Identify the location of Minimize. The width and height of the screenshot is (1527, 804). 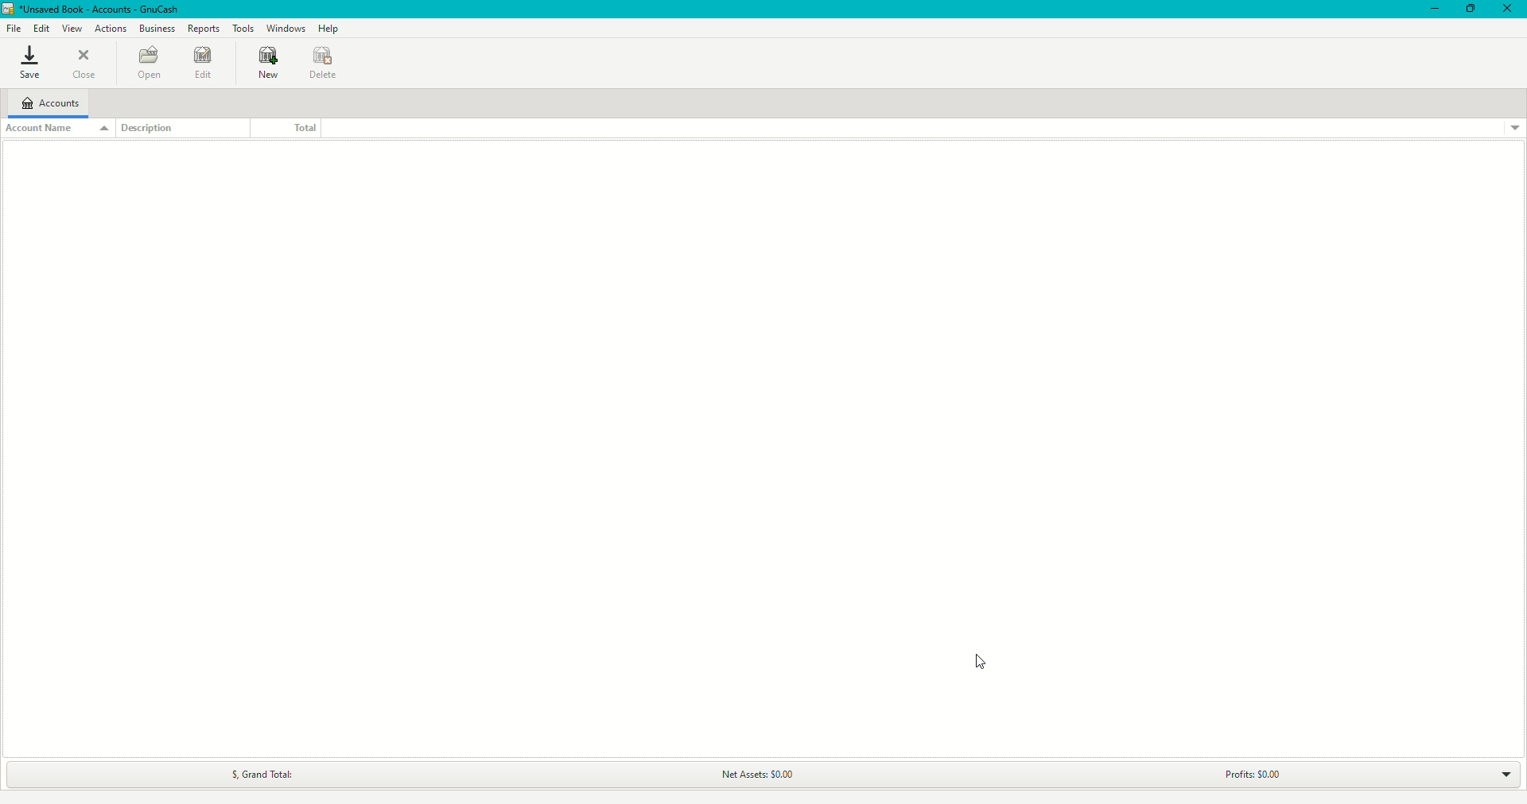
(1432, 10).